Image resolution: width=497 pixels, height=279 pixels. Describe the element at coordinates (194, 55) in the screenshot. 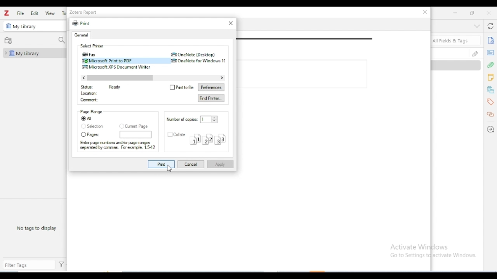

I see `onenote (desktop)` at that location.